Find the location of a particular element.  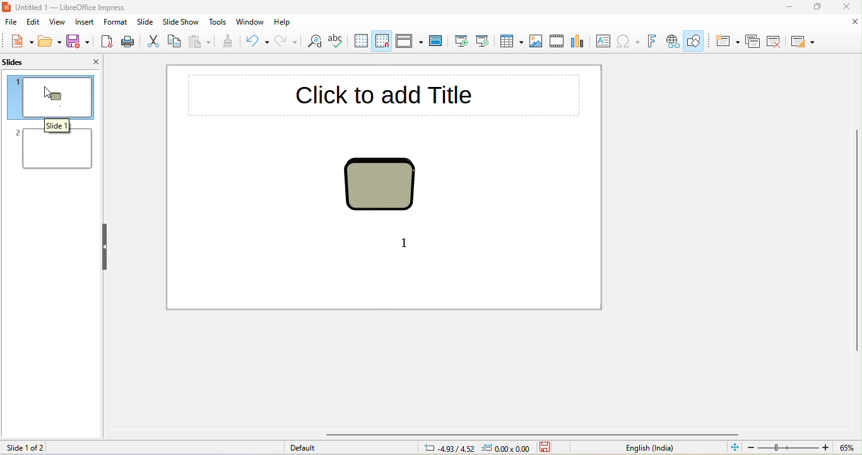

close is located at coordinates (88, 61).